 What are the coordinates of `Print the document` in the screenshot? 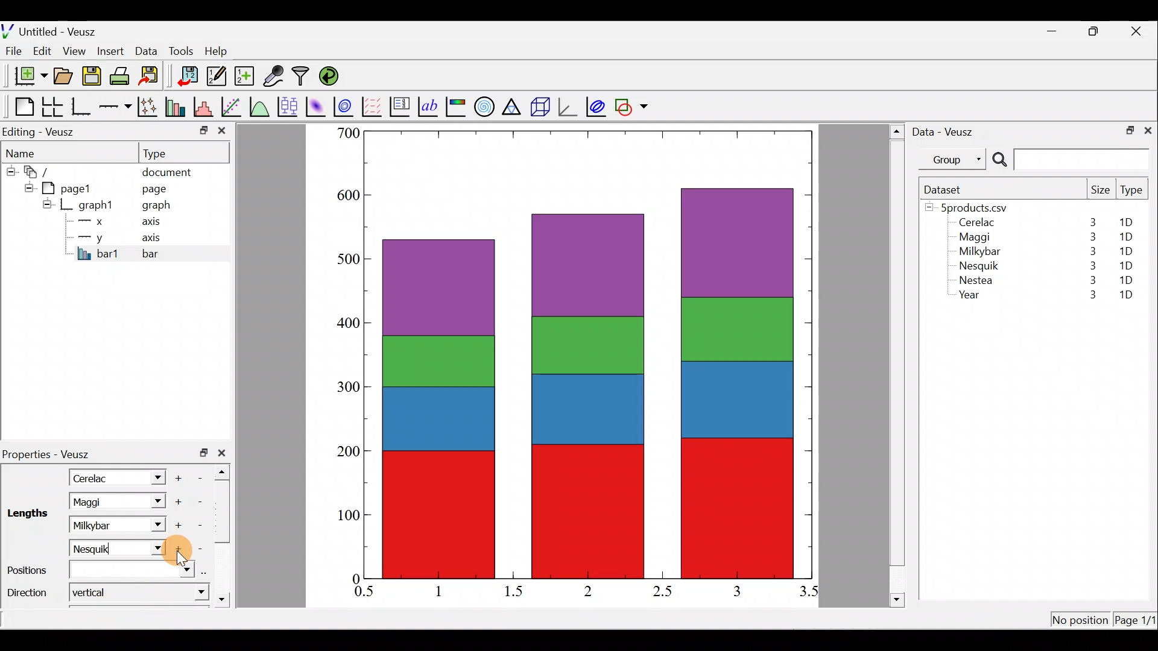 It's located at (123, 75).